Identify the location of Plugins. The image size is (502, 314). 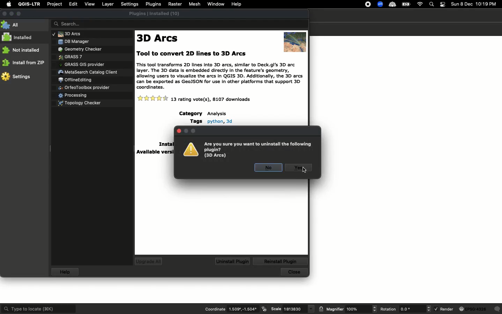
(71, 56).